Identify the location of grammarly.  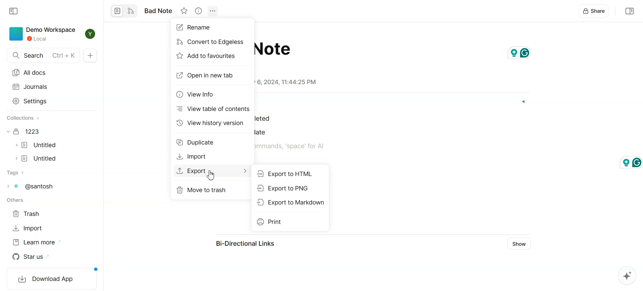
(627, 162).